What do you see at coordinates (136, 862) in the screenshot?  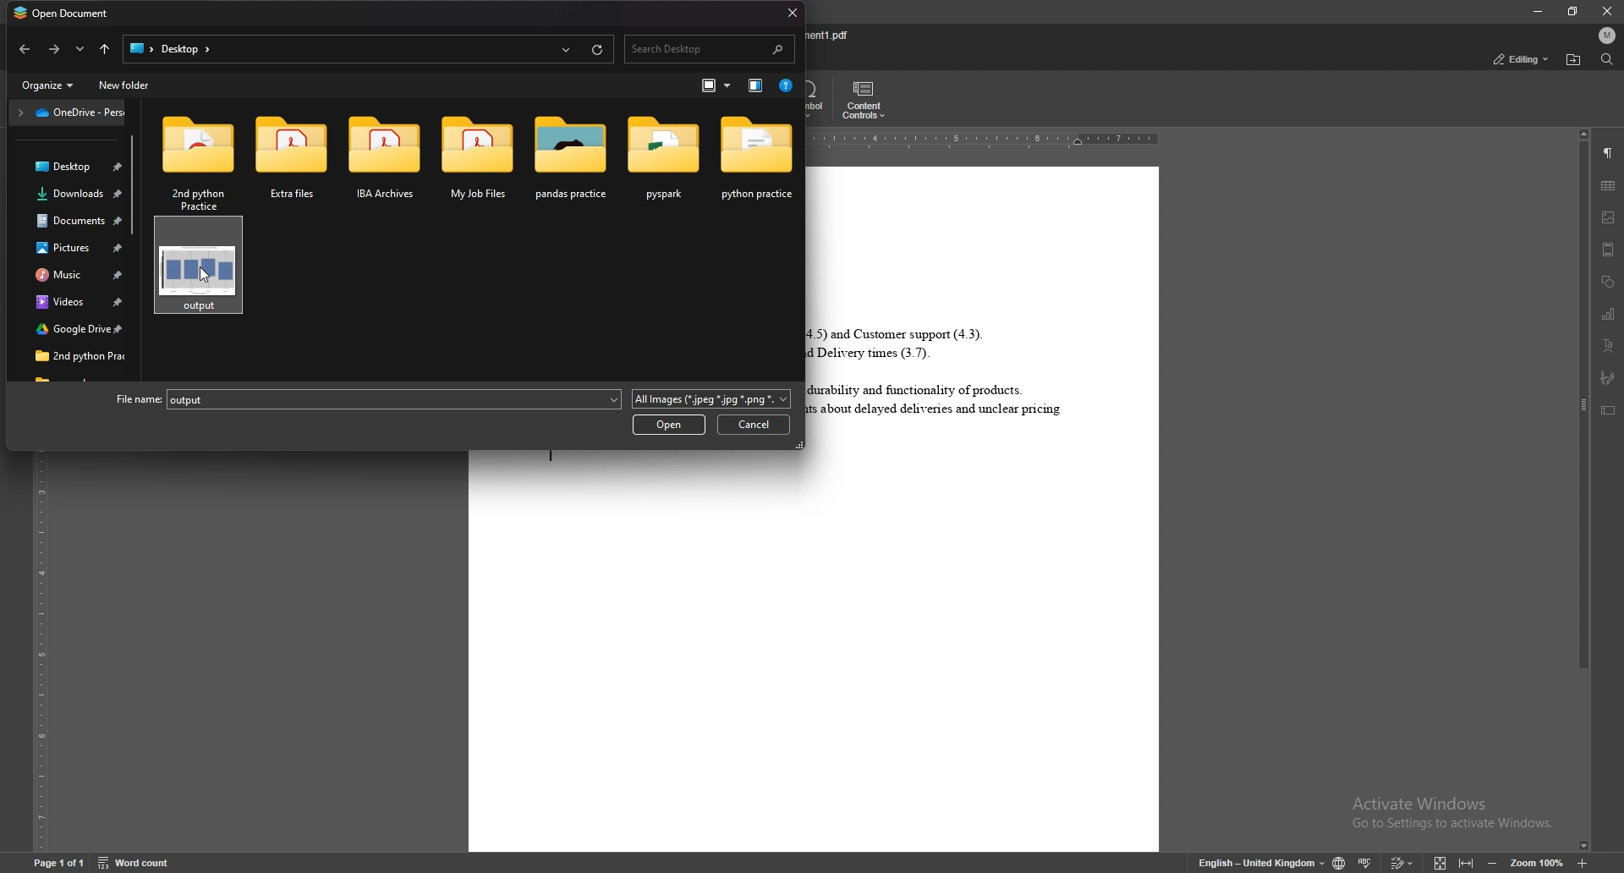 I see `word count` at bounding box center [136, 862].